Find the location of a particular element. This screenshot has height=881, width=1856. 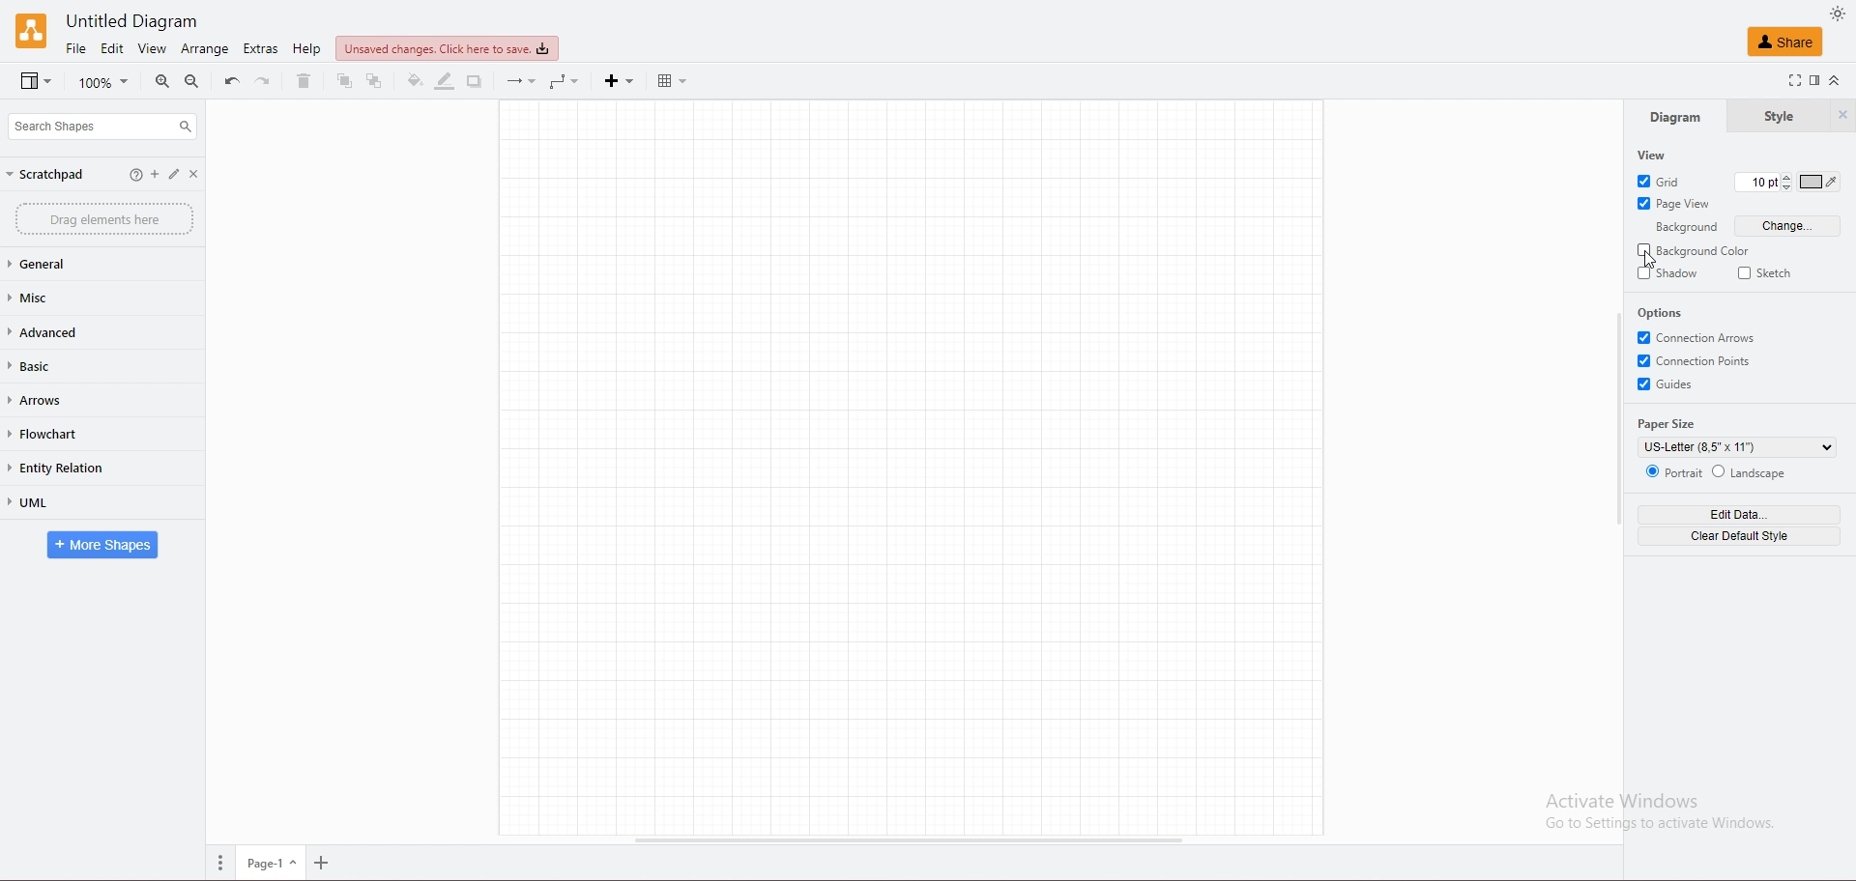

draw.io logo is located at coordinates (31, 30).